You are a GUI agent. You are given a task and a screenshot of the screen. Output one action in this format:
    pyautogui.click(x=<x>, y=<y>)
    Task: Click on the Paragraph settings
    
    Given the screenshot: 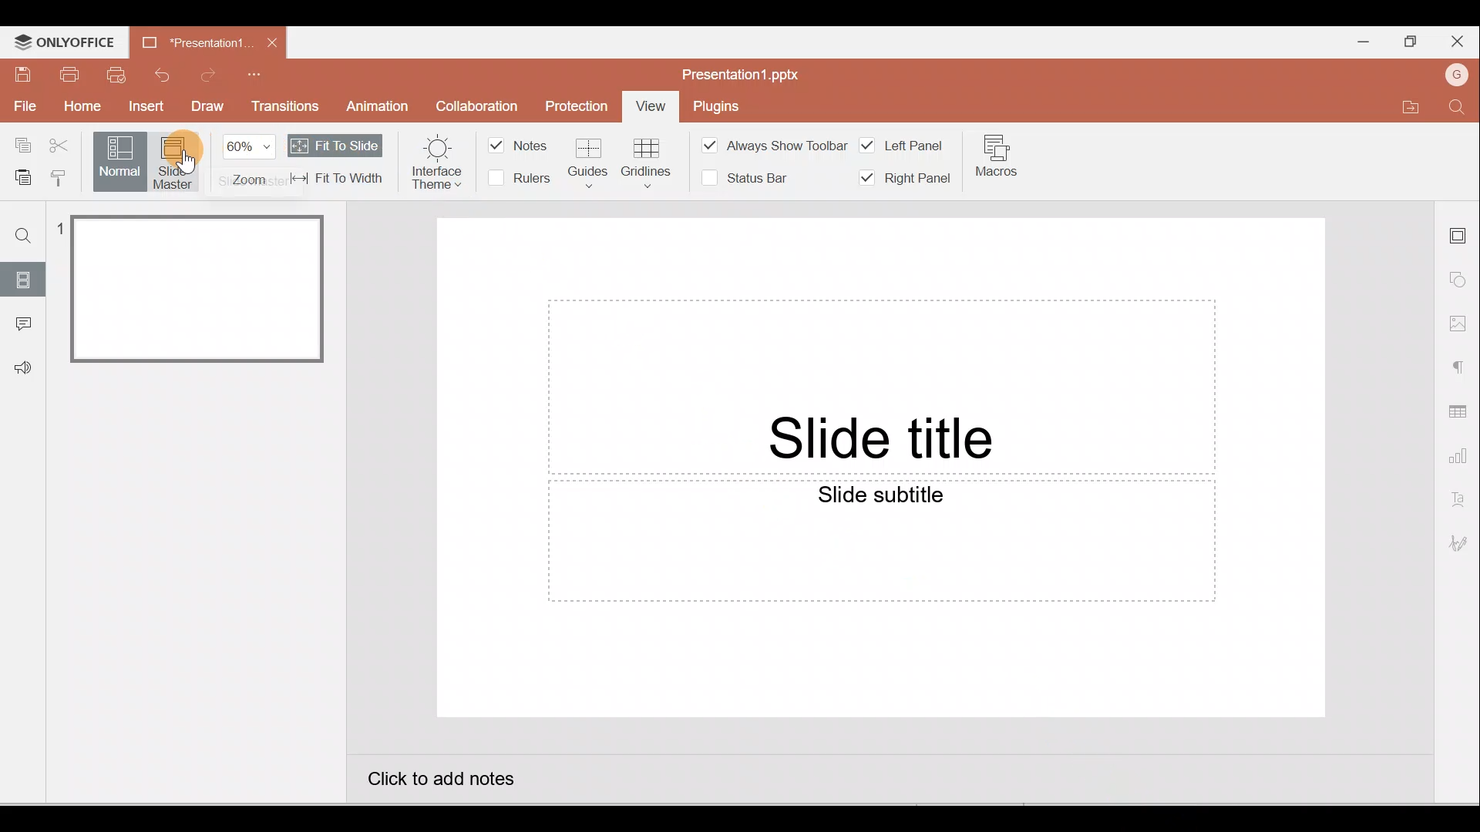 What is the action you would take?
    pyautogui.click(x=1461, y=365)
    